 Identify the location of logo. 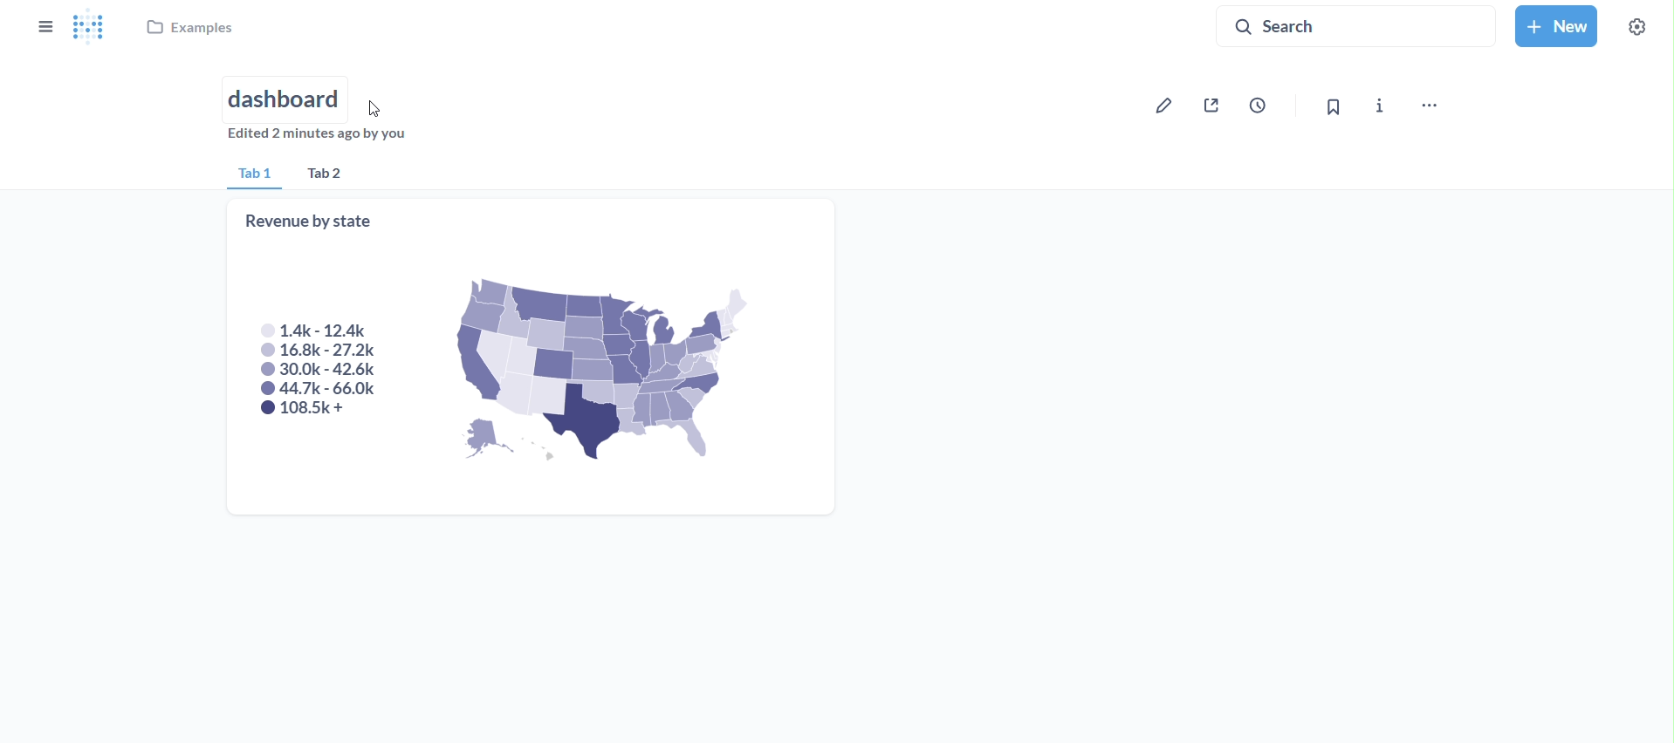
(93, 28).